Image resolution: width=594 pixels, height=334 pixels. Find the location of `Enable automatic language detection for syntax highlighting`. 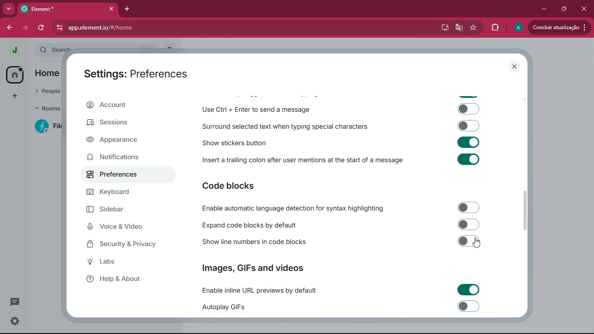

Enable automatic language detection for syntax highlighting is located at coordinates (338, 208).